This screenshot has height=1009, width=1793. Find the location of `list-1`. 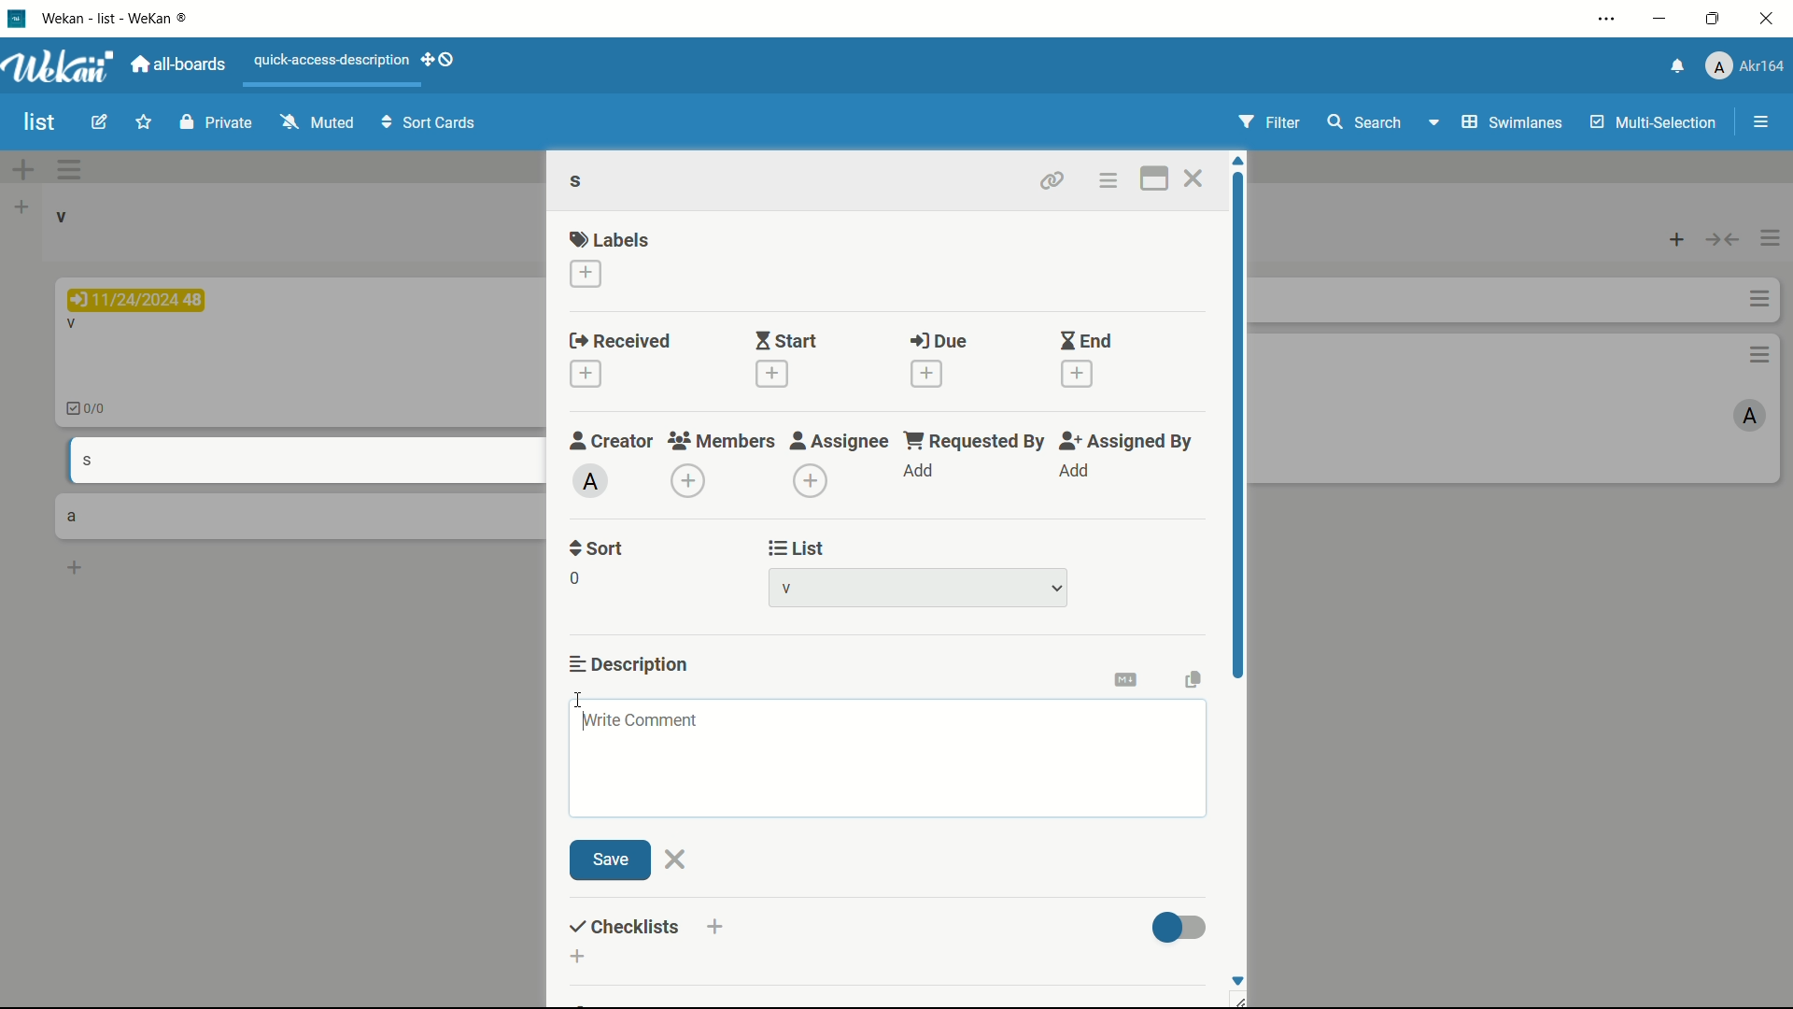

list-1 is located at coordinates (794, 588).